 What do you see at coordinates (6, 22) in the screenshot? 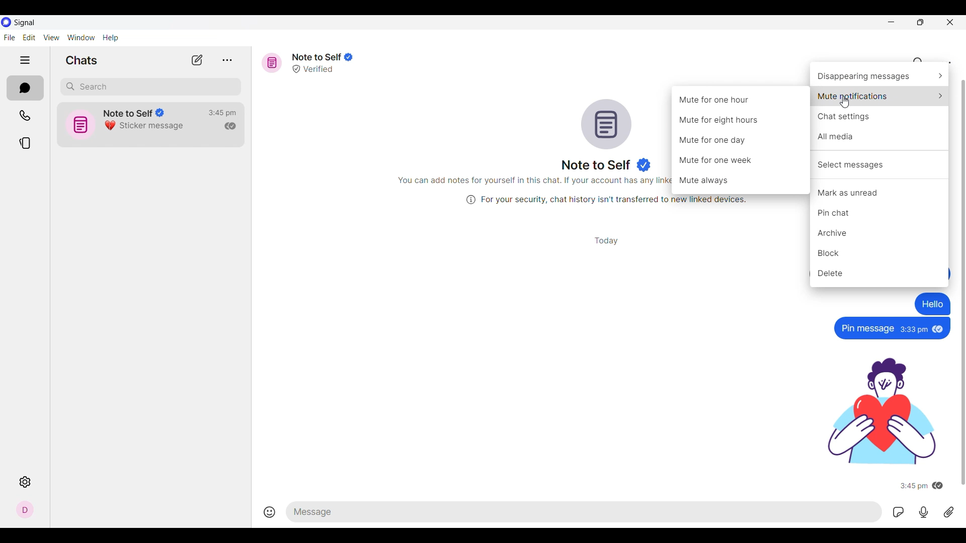
I see `Software logo` at bounding box center [6, 22].